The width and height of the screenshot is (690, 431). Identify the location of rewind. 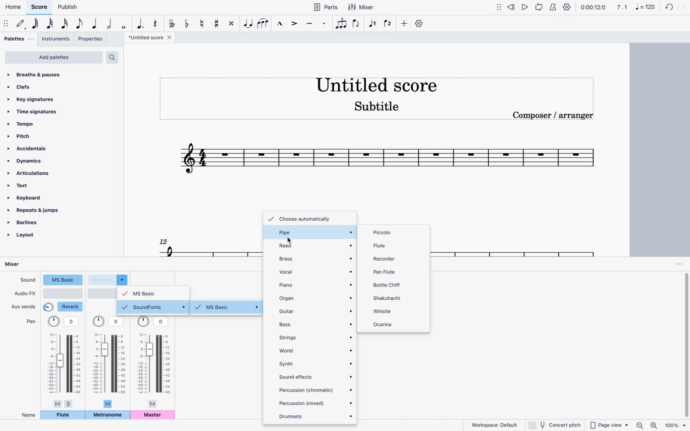
(511, 8).